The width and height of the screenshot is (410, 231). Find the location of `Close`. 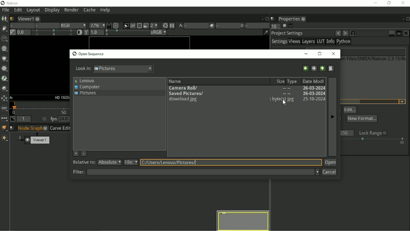

Close is located at coordinates (267, 18).